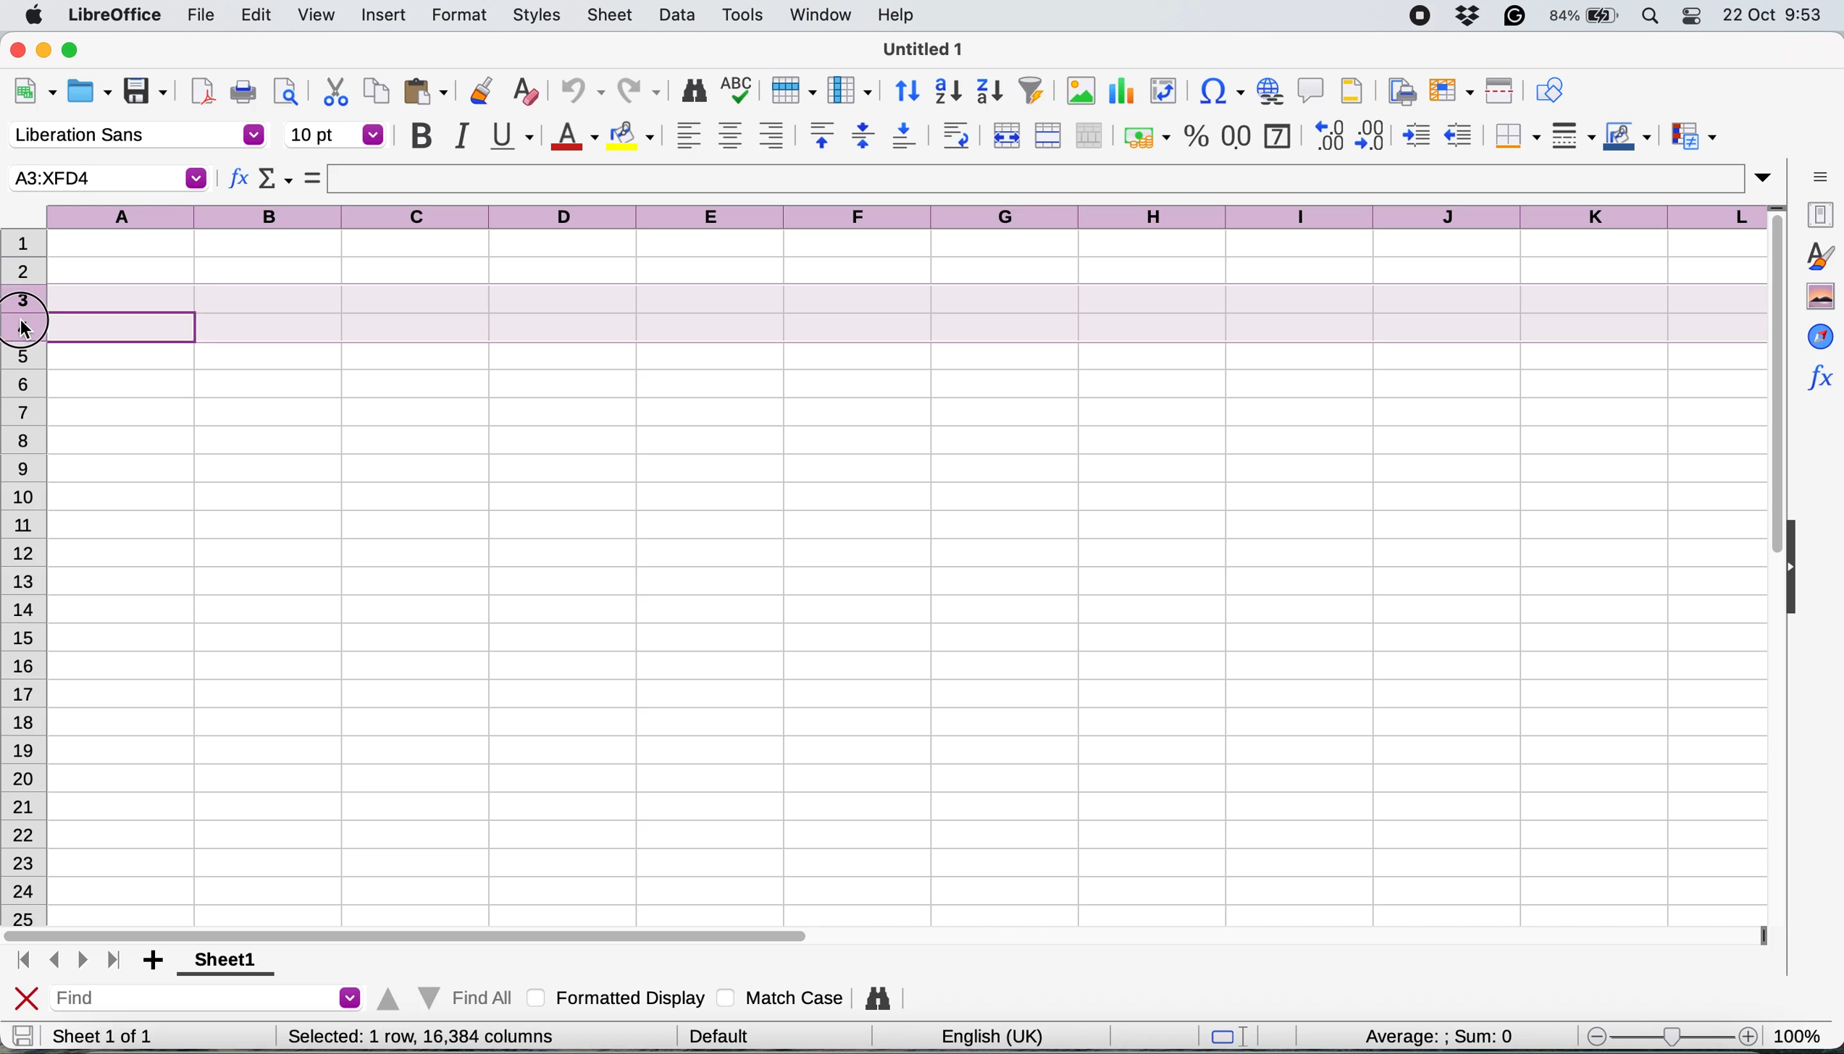 The width and height of the screenshot is (1844, 1054). What do you see at coordinates (863, 135) in the screenshot?
I see `center vertically` at bounding box center [863, 135].